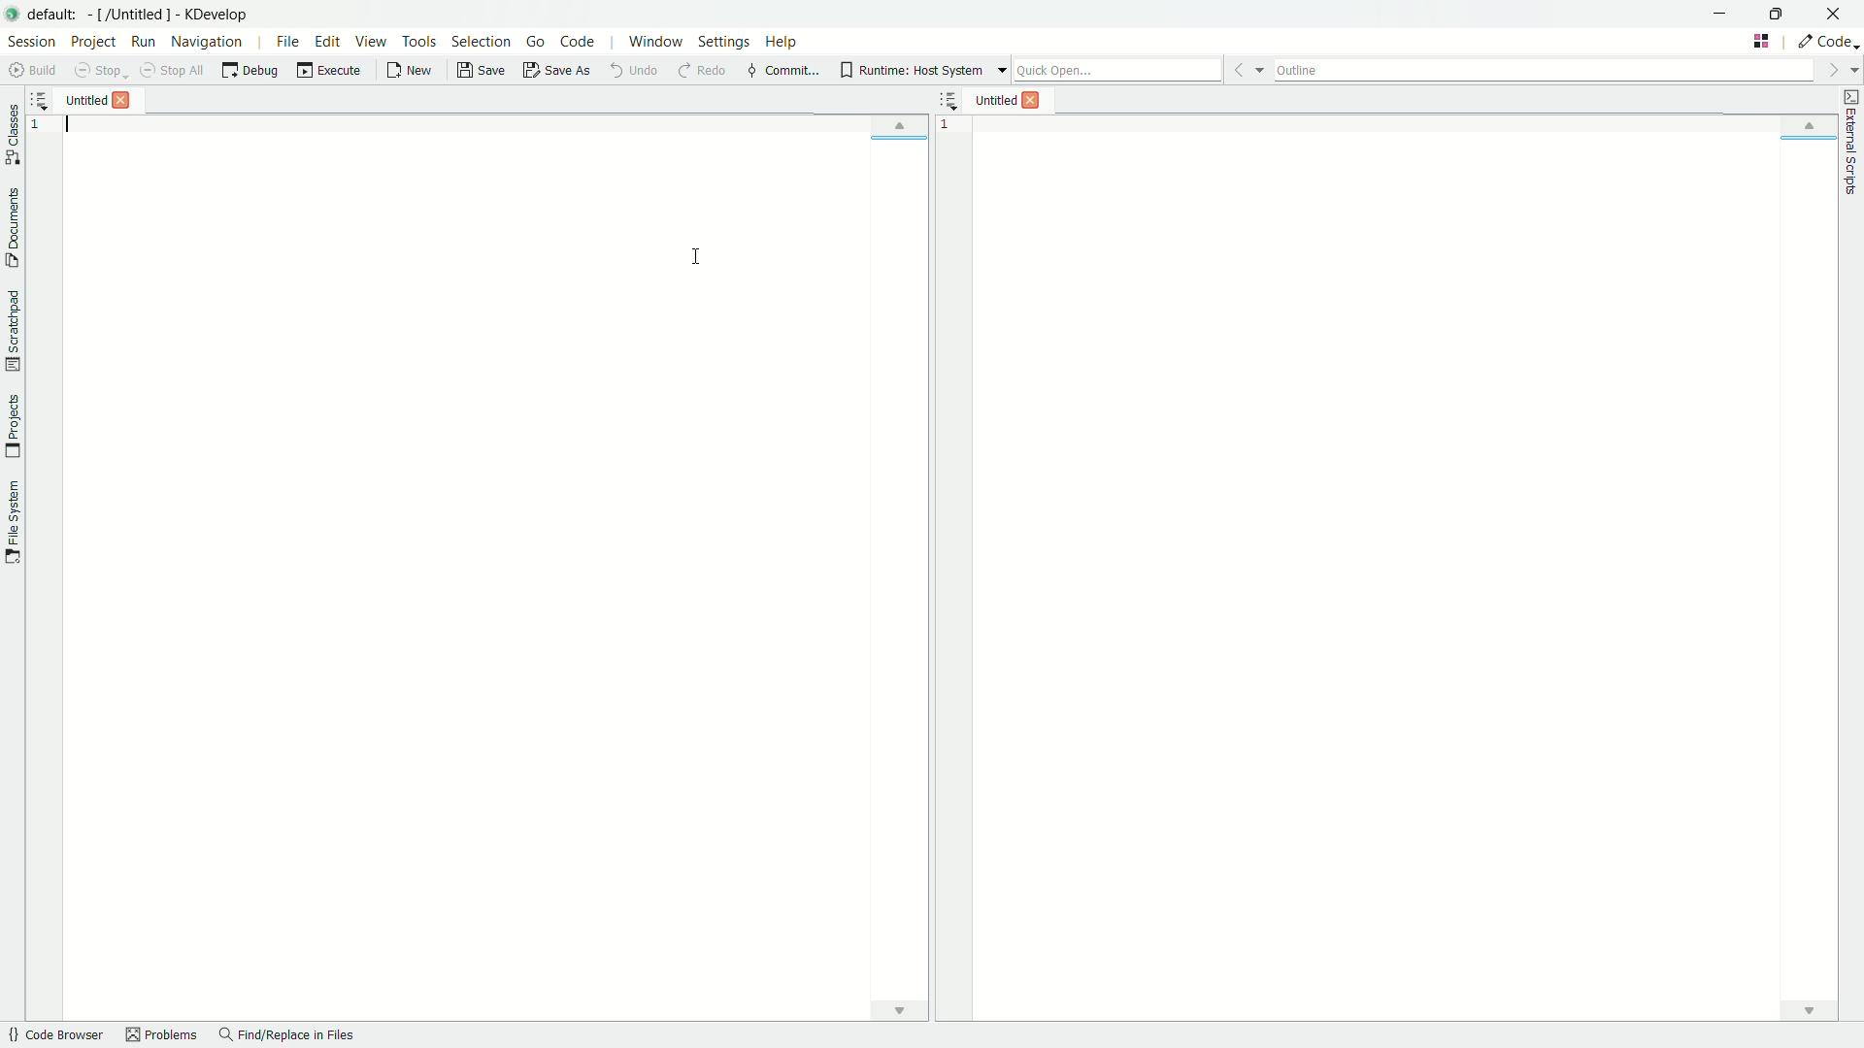 The width and height of the screenshot is (1864, 1048). Describe the element at coordinates (133, 15) in the screenshot. I see `app name` at that location.